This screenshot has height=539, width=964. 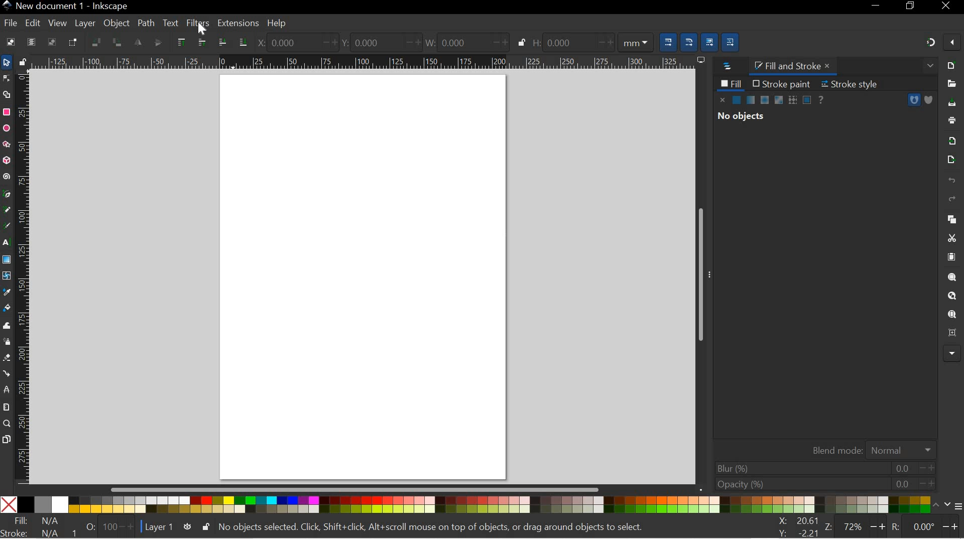 I want to click on Image and Text Effects, so click(x=952, y=352).